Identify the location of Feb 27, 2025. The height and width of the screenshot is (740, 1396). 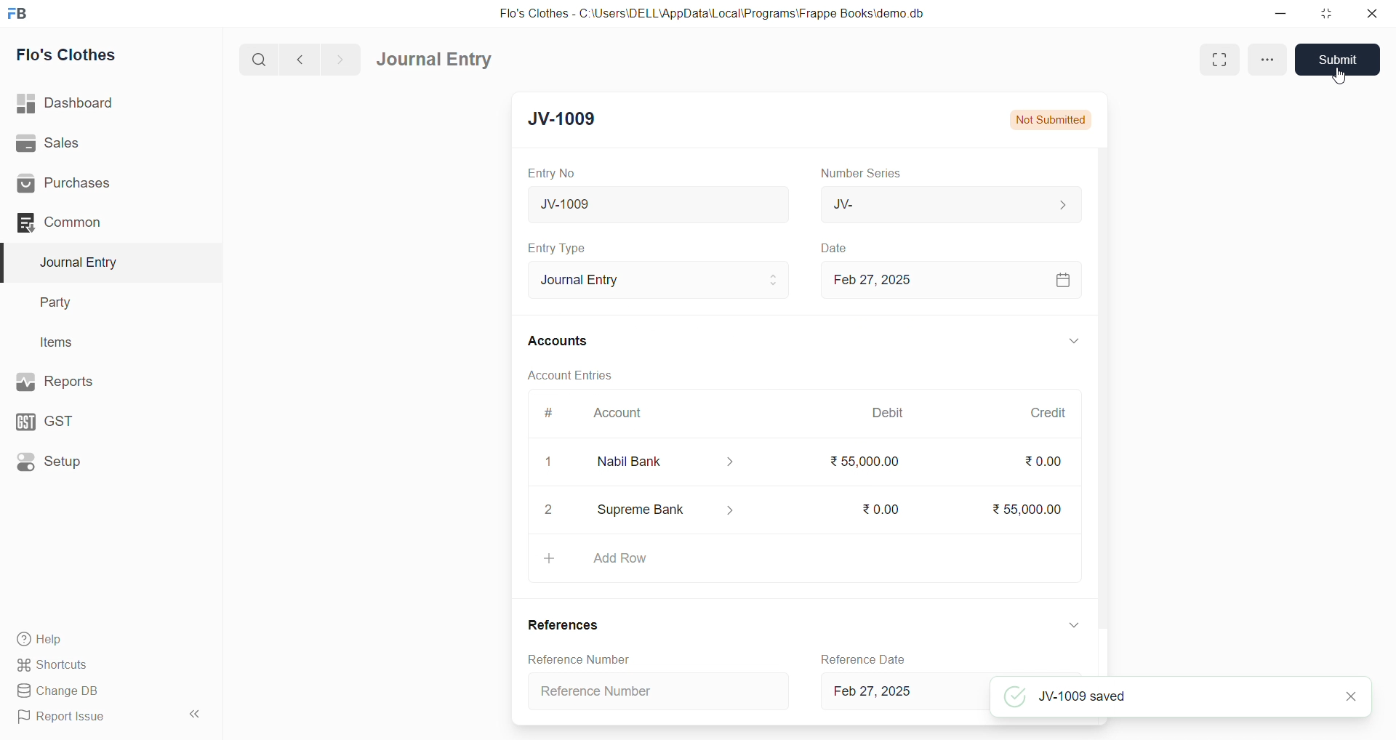
(950, 280).